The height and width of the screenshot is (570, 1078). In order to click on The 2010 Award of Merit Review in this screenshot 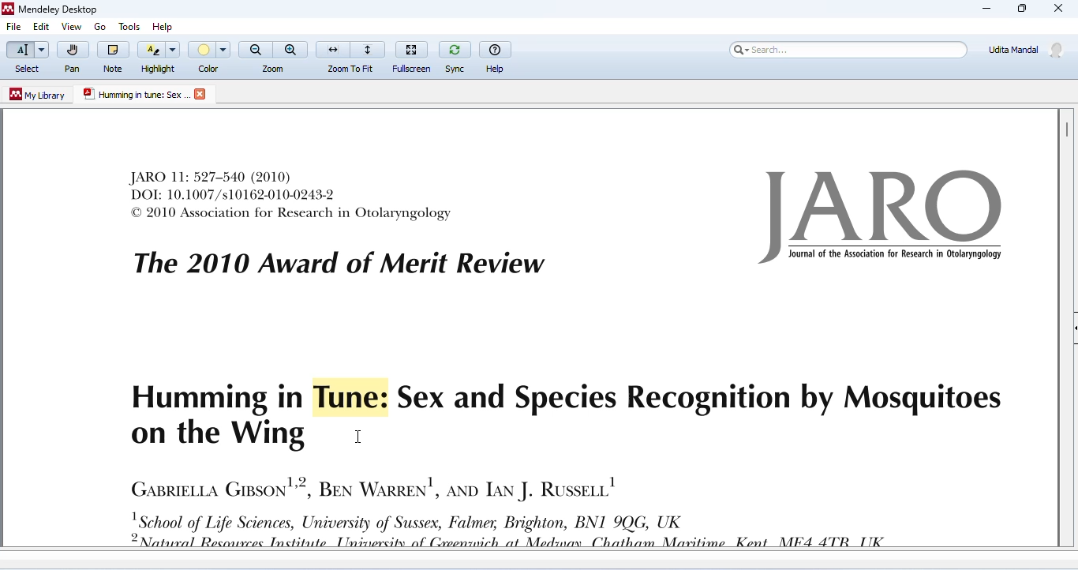, I will do `click(339, 264)`.